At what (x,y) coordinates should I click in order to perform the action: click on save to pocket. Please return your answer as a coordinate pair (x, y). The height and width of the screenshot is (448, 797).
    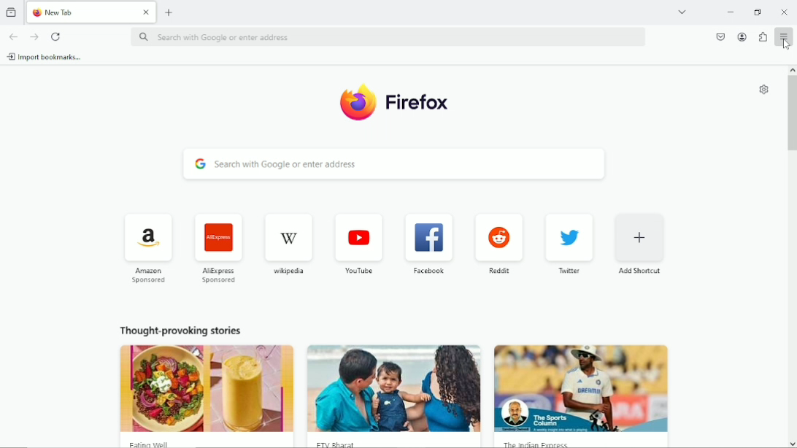
    Looking at the image, I should click on (719, 36).